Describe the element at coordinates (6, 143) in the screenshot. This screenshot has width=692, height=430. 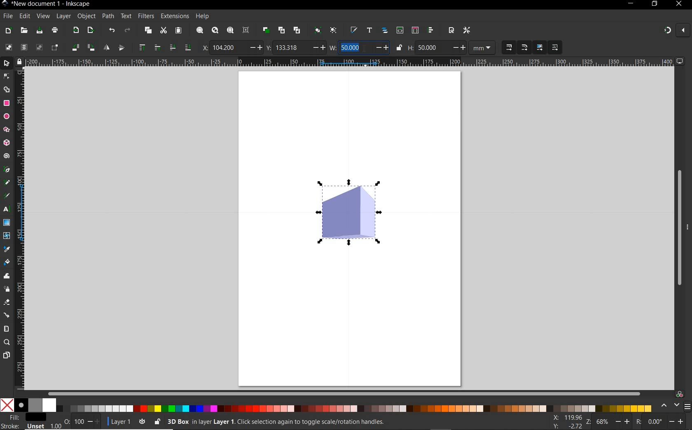
I see `3d box tool` at that location.